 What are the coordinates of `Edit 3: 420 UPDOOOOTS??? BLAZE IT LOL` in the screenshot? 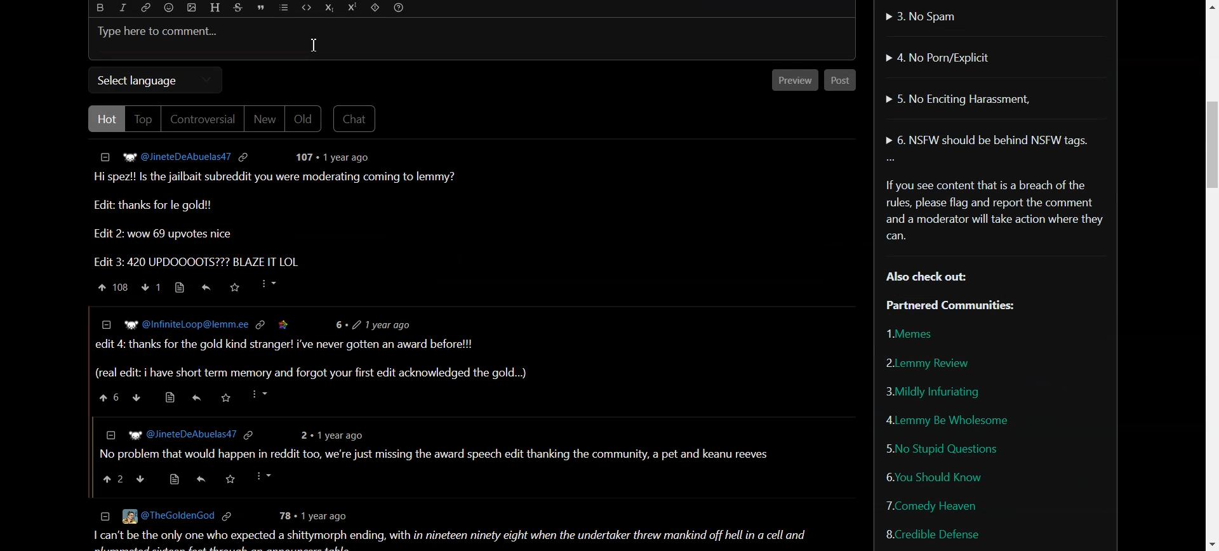 It's located at (189, 263).